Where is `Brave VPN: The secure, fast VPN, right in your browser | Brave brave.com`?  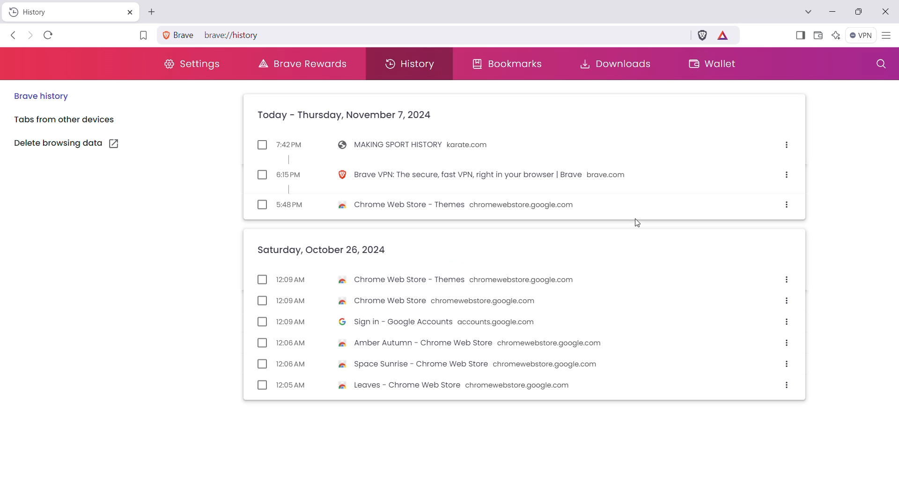
Brave VPN: The secure, fast VPN, right in your browser | Brave brave.com is located at coordinates (491, 177).